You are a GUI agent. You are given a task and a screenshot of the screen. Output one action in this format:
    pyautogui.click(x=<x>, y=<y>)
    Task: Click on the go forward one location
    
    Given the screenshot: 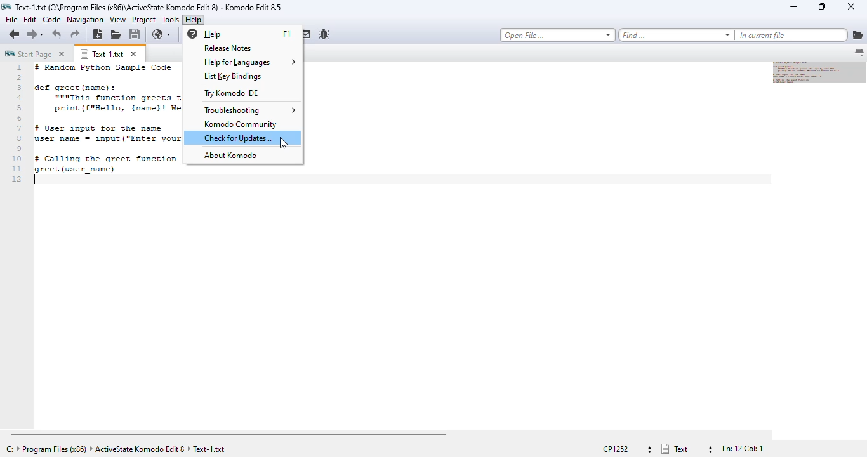 What is the action you would take?
    pyautogui.click(x=31, y=34)
    